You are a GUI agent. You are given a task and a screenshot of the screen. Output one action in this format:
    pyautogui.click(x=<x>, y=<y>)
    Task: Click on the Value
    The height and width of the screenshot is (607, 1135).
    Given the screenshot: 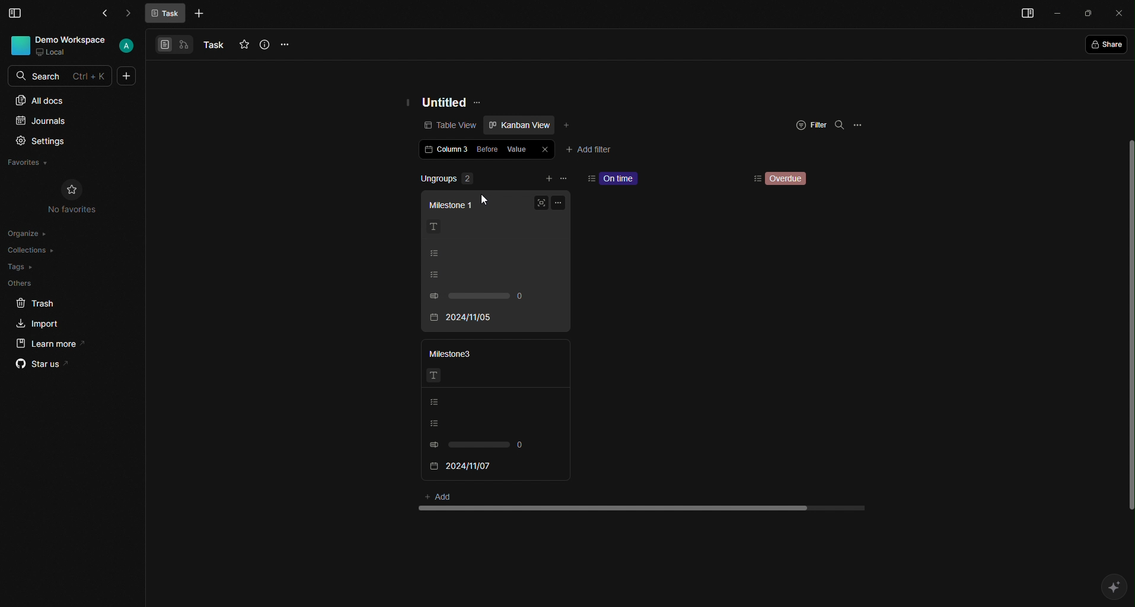 What is the action you would take?
    pyautogui.click(x=517, y=147)
    